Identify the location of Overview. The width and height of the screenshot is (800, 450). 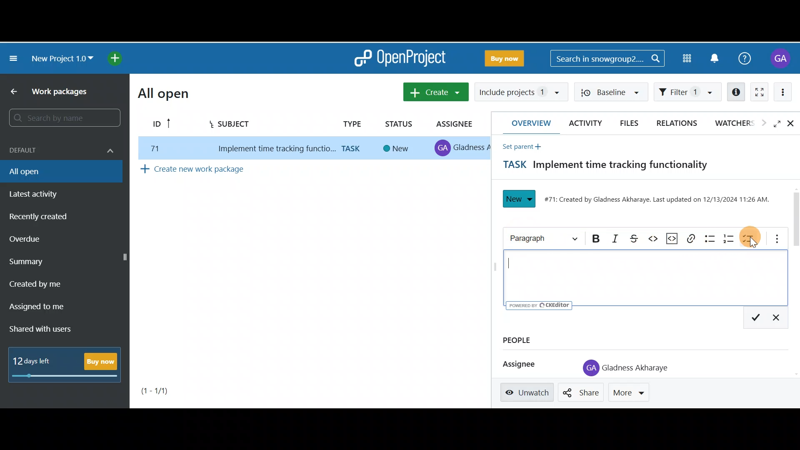
(527, 123).